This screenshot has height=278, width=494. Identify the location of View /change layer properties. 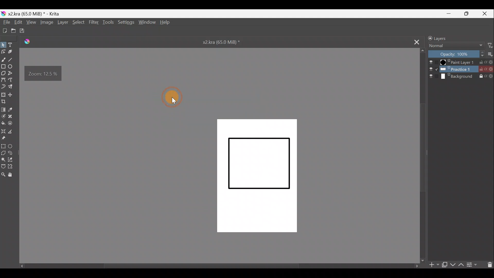
(473, 265).